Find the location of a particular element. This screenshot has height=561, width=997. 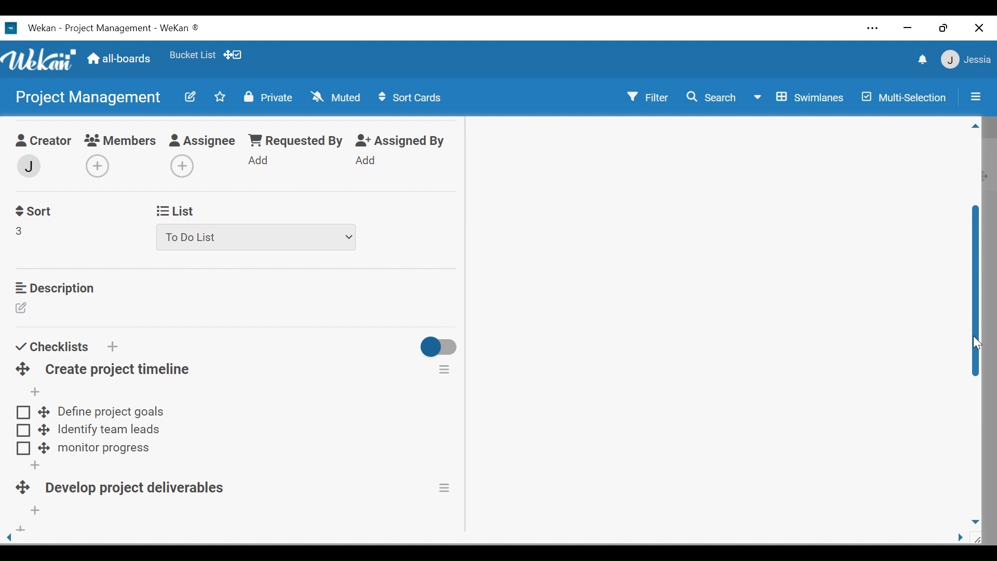

checklist item is located at coordinates (104, 449).